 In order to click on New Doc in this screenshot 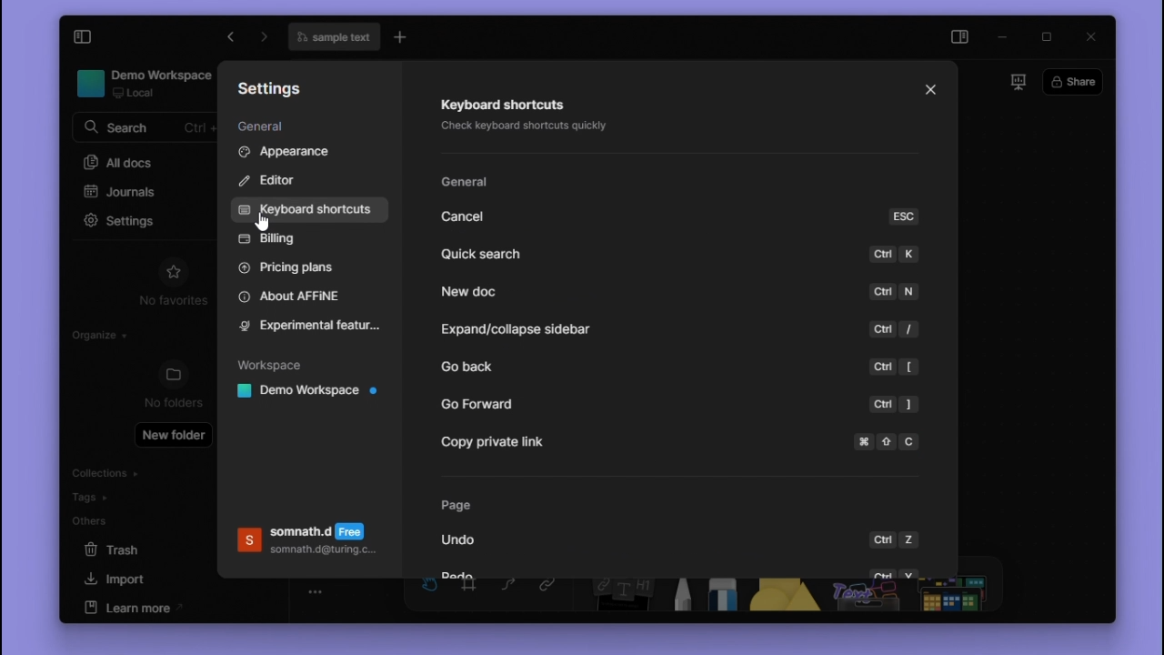, I will do `click(472, 289)`.